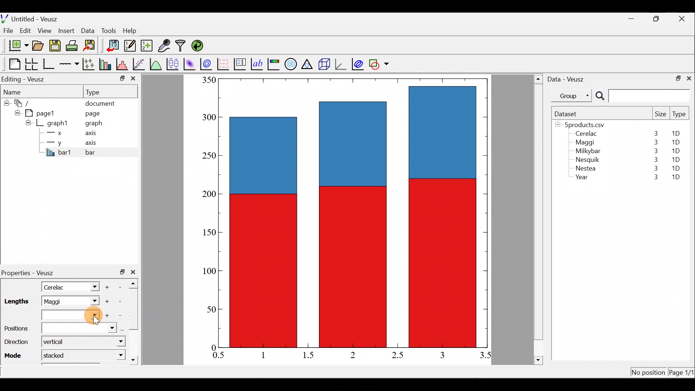  What do you see at coordinates (680, 116) in the screenshot?
I see `Type` at bounding box center [680, 116].